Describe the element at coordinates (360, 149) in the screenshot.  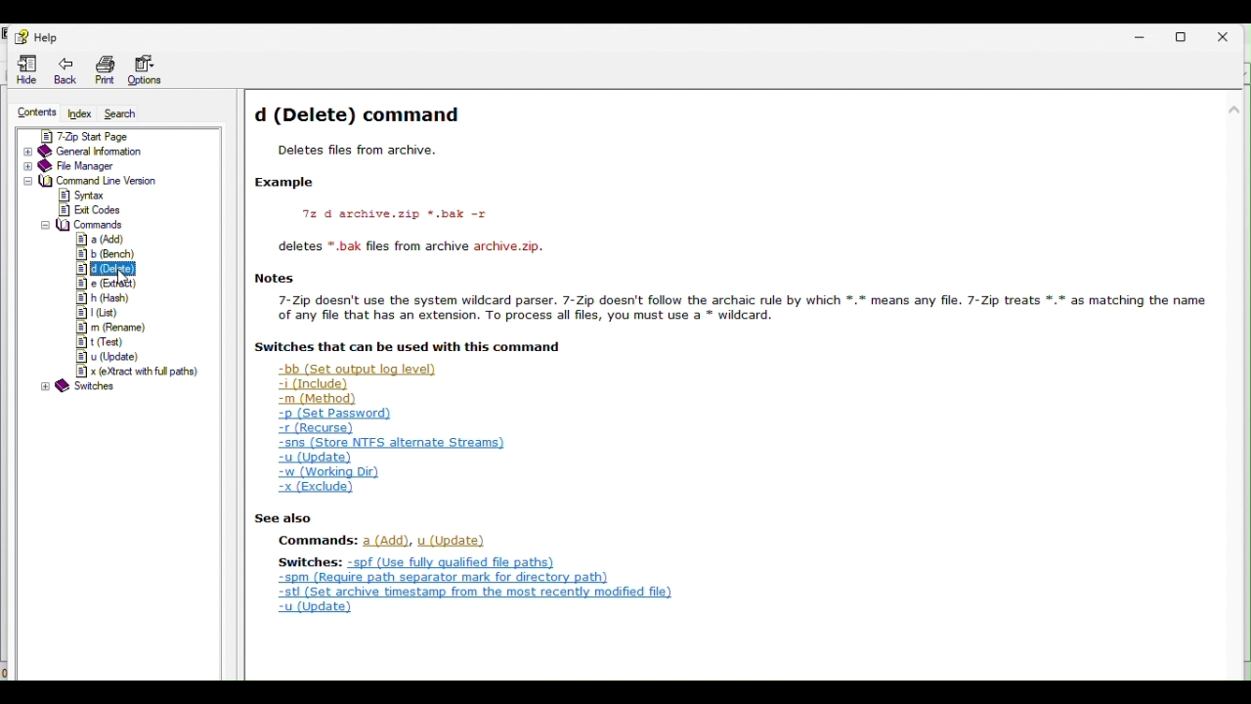
I see `Deletes files from archive.` at that location.